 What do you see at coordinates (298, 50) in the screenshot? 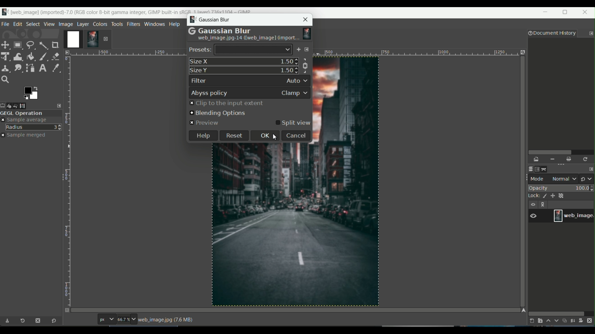
I see `add` at bounding box center [298, 50].